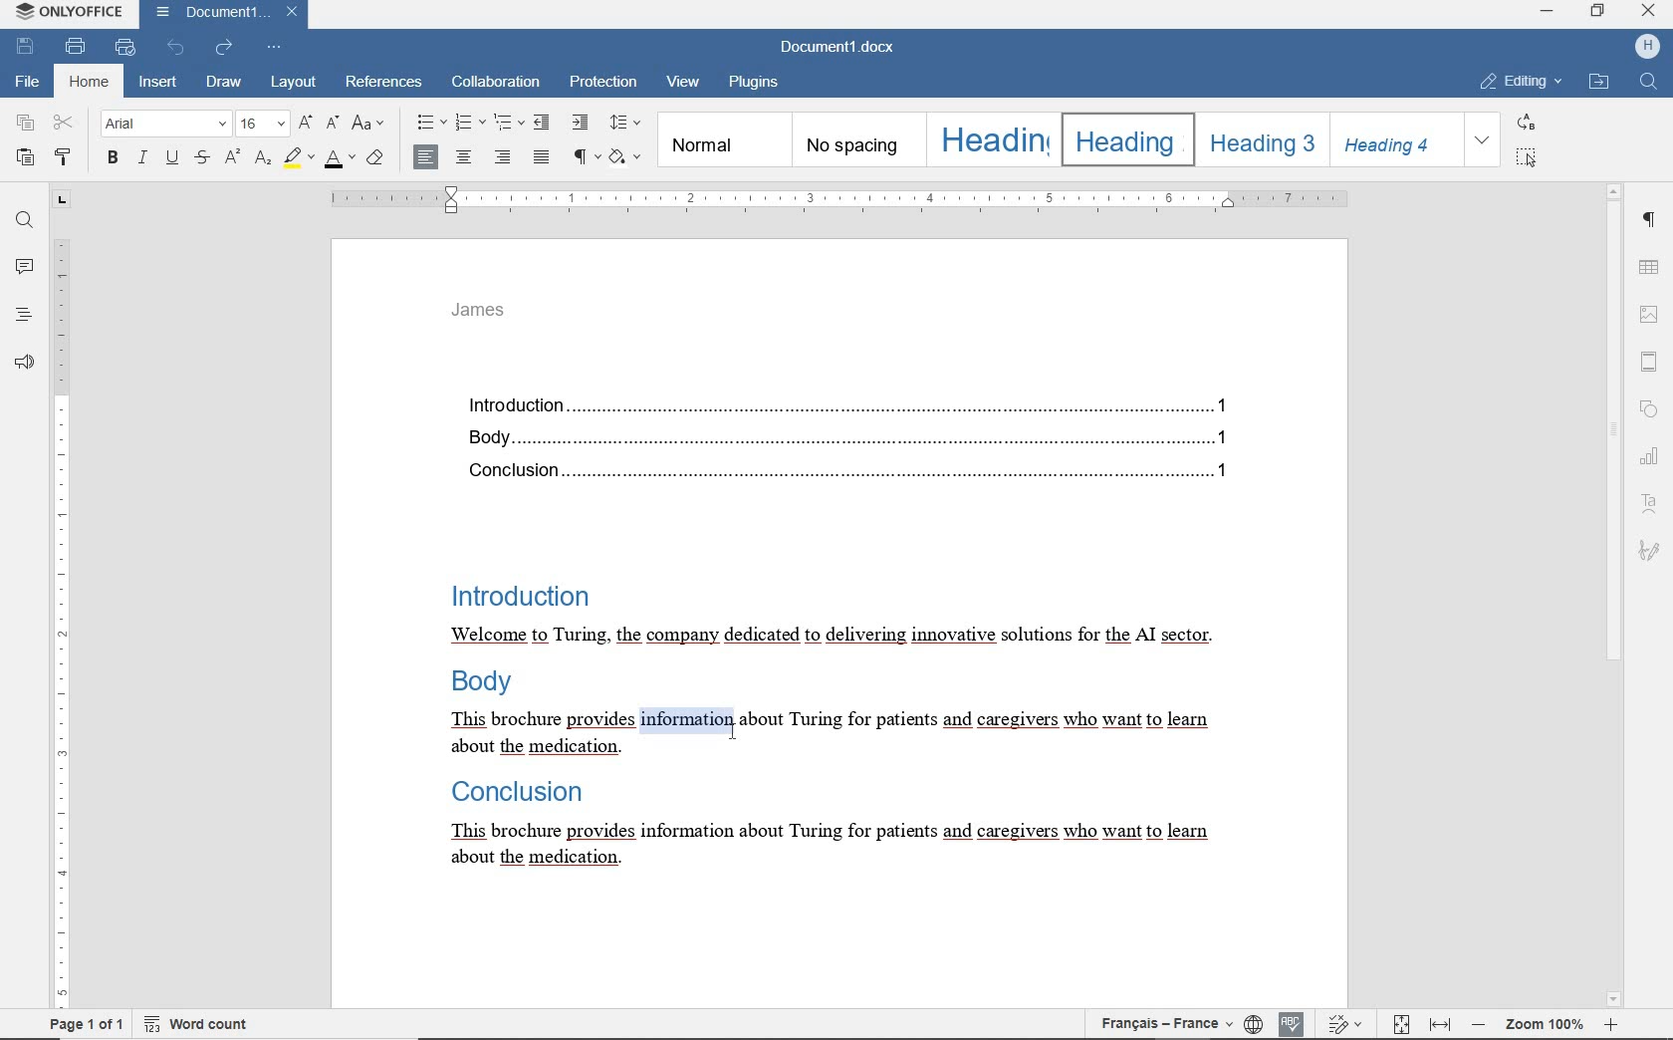 The height and width of the screenshot is (1040, 1673). Describe the element at coordinates (1649, 361) in the screenshot. I see `HEADER AND FOOTER` at that location.